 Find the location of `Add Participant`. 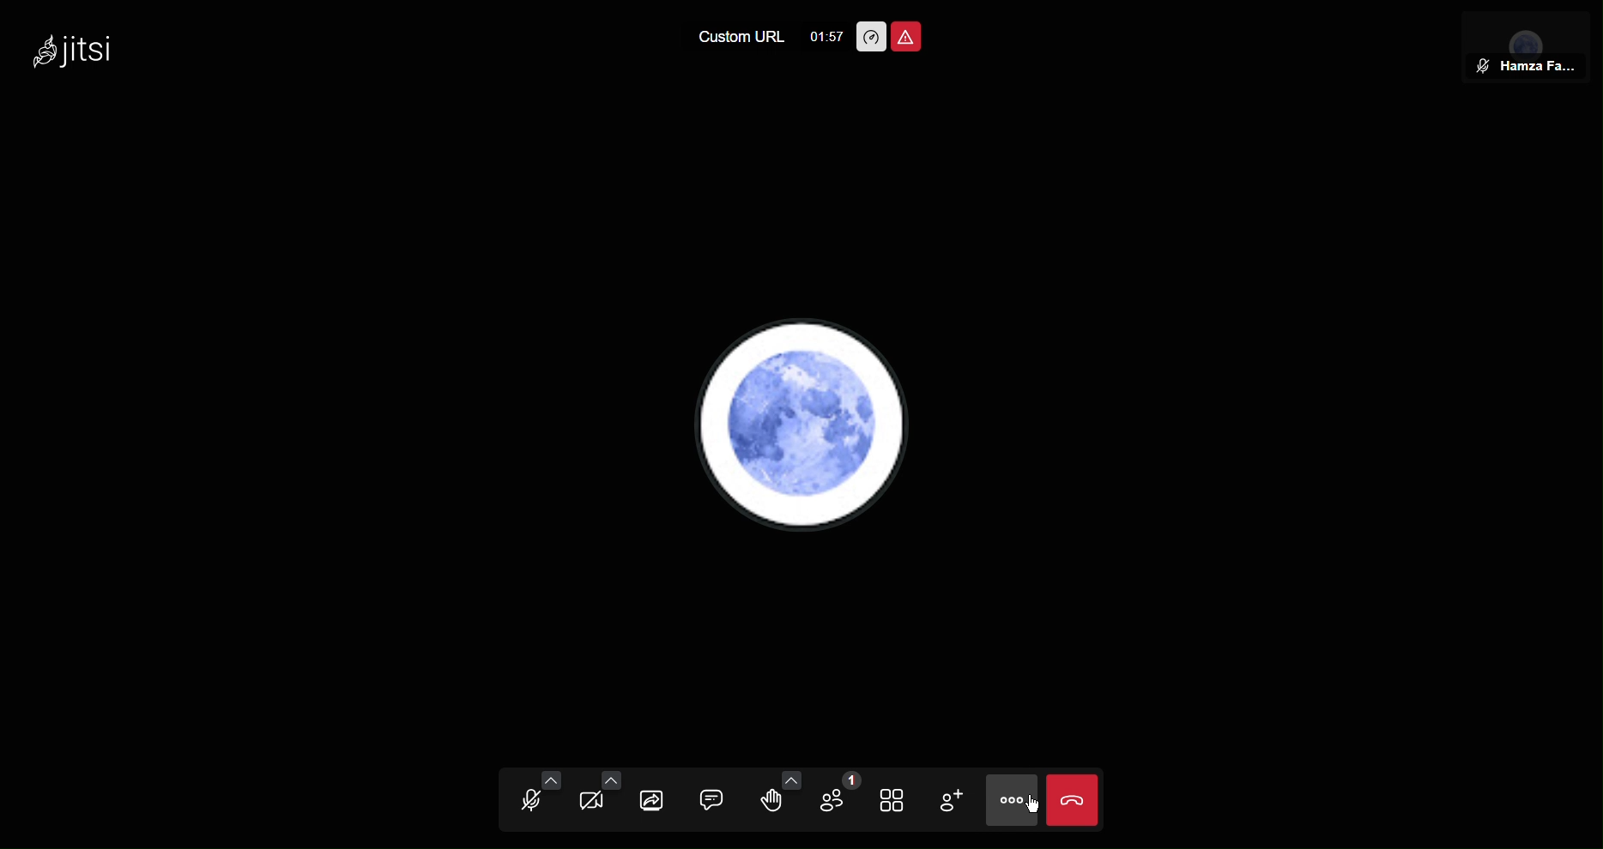

Add Participant is located at coordinates (959, 800).